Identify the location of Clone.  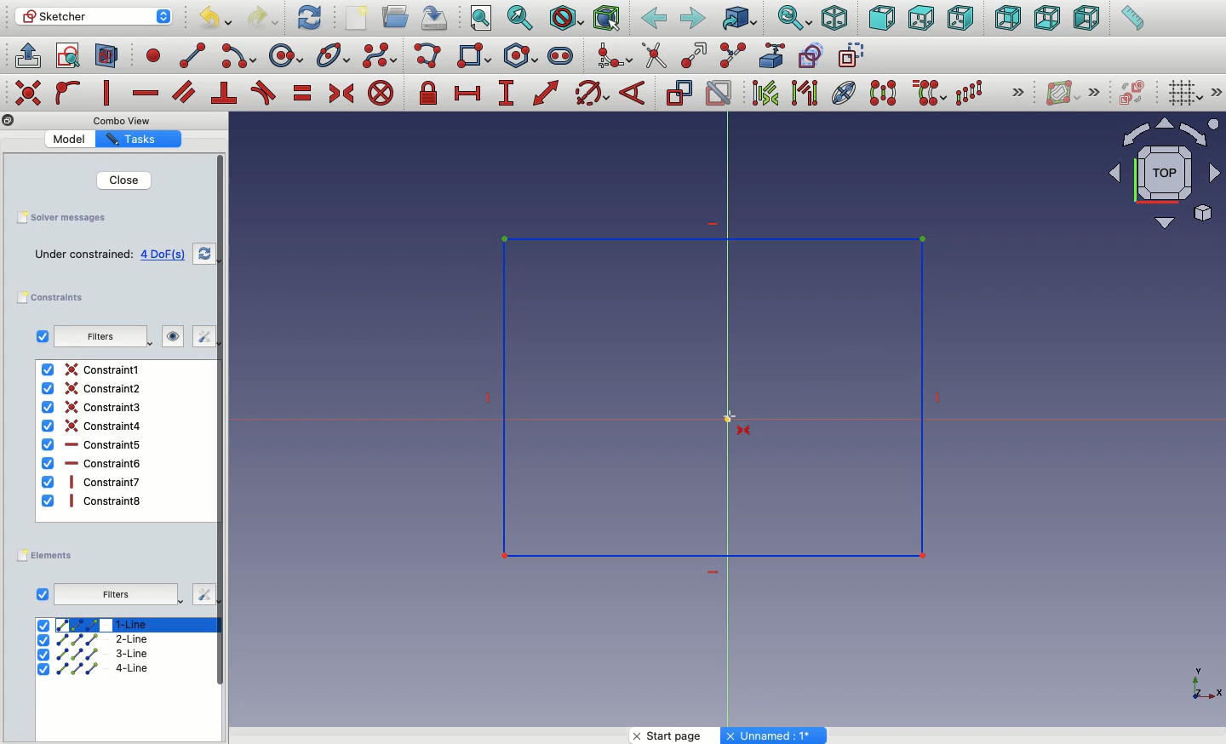
(927, 94).